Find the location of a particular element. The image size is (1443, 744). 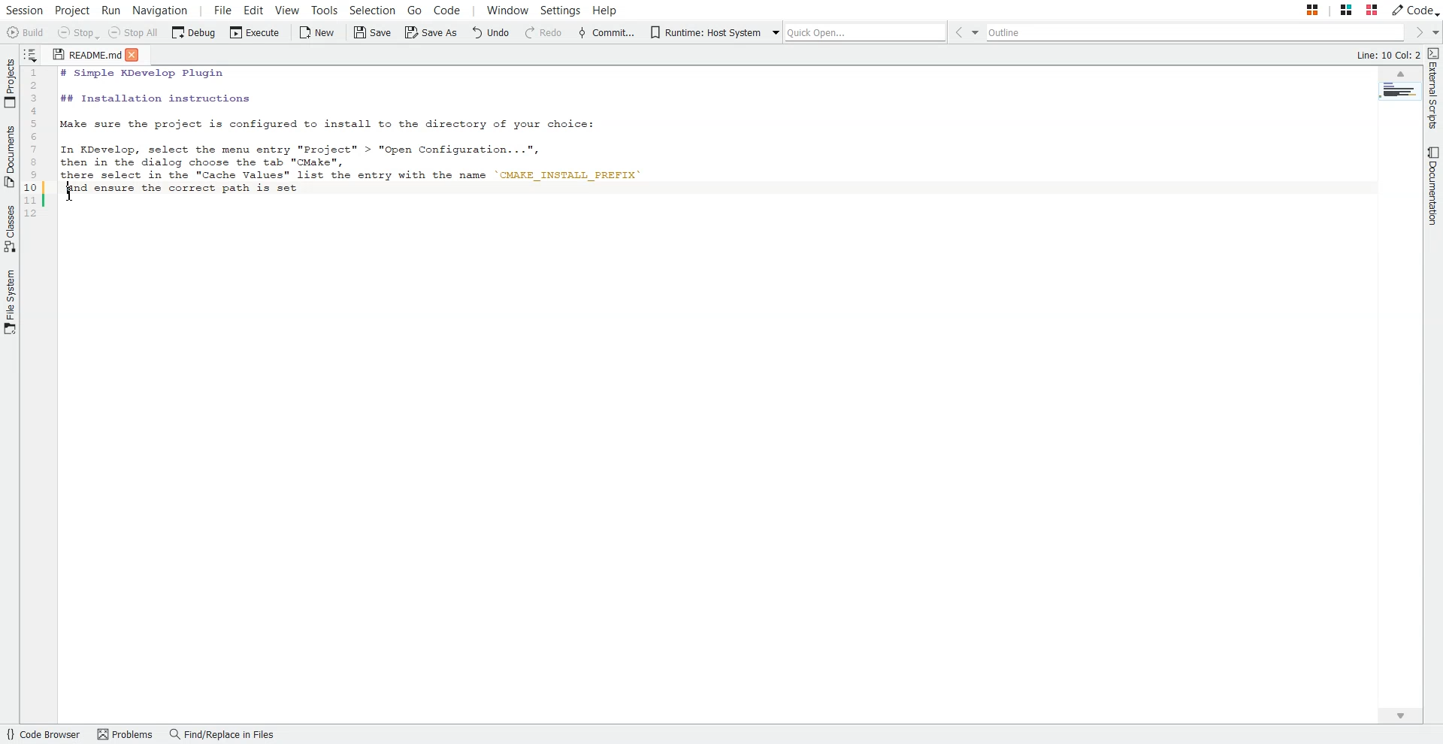

Debug is located at coordinates (192, 33).